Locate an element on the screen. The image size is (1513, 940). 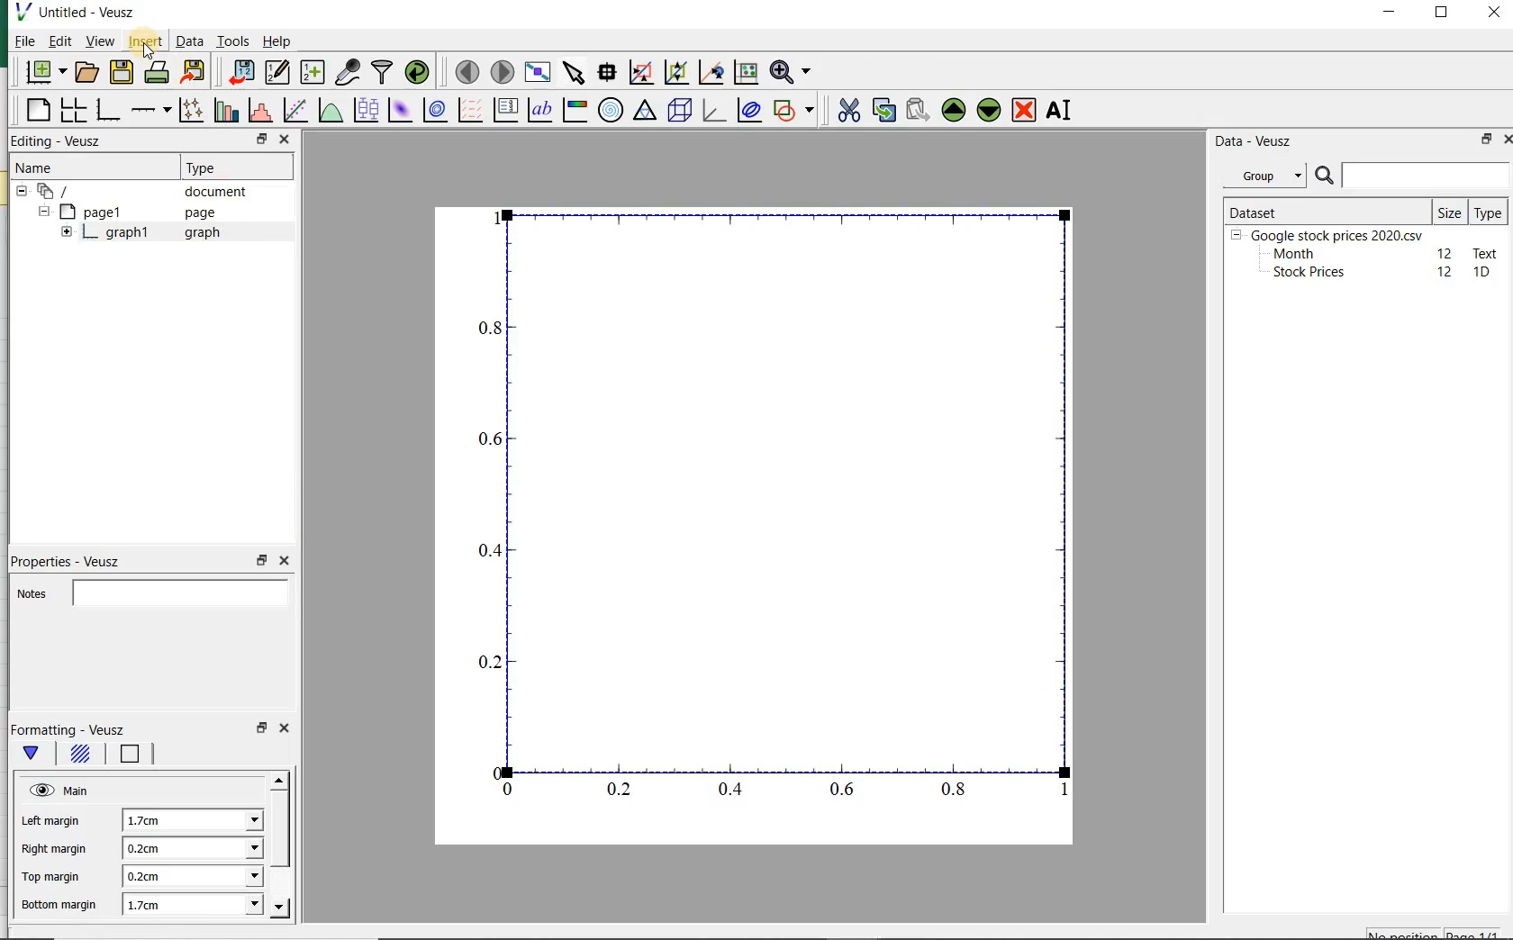
import data into Veusz is located at coordinates (238, 73).